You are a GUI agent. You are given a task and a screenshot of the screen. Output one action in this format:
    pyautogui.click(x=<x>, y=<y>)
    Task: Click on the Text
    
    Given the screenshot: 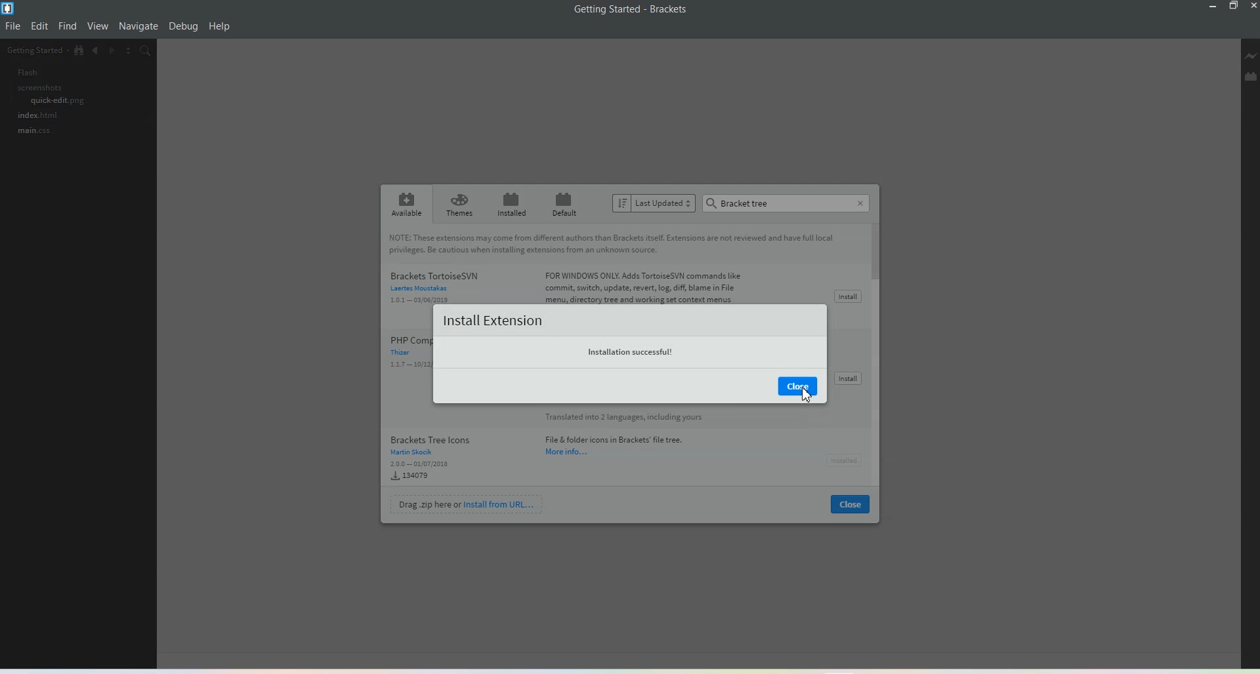 What is the action you would take?
    pyautogui.click(x=631, y=9)
    